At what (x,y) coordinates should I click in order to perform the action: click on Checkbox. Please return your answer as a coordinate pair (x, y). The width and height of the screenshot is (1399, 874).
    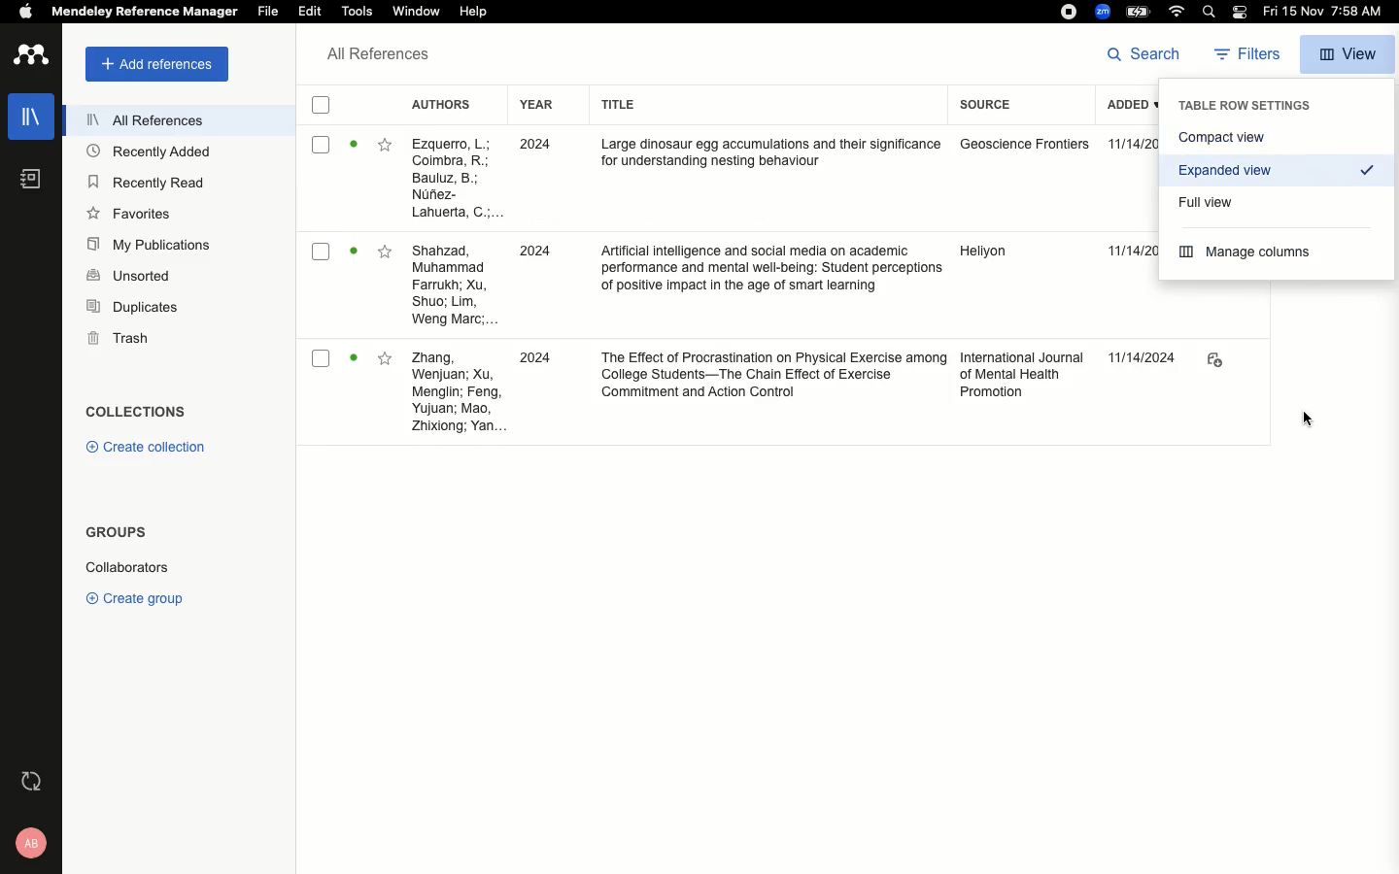
    Looking at the image, I should click on (322, 251).